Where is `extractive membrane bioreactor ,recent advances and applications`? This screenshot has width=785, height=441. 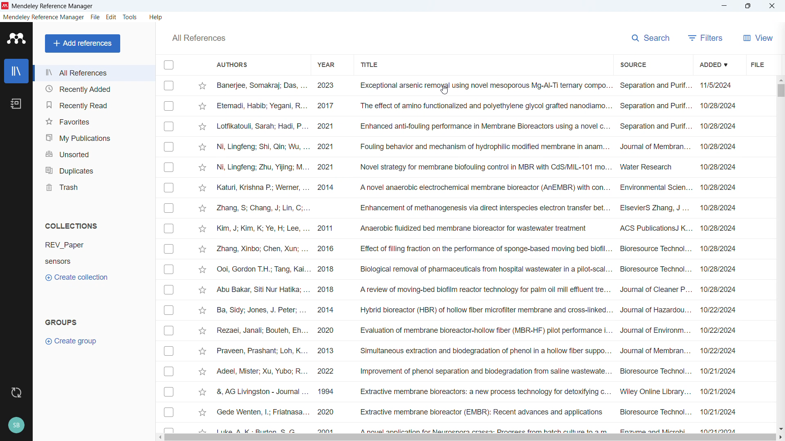
extractive membrane bioreactor ,recent advances and applications is located at coordinates (481, 412).